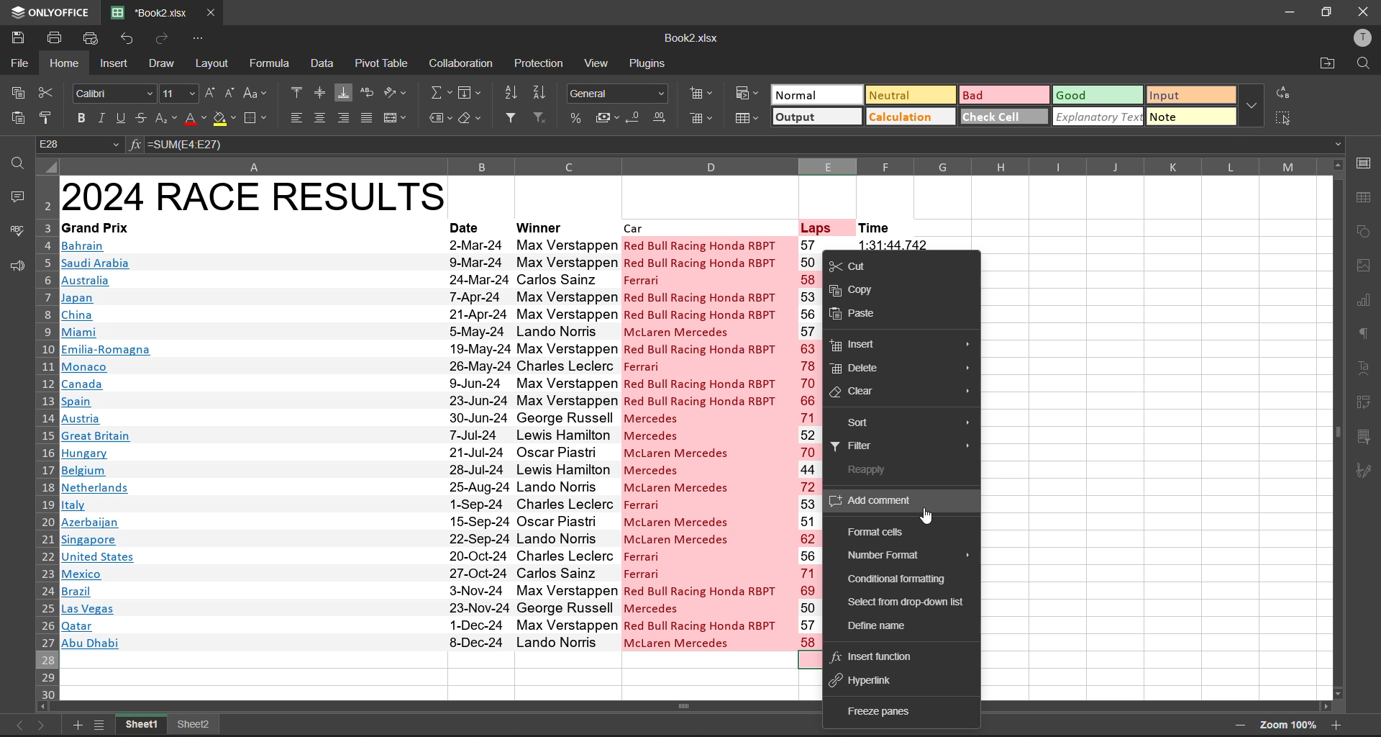 The width and height of the screenshot is (1381, 737). What do you see at coordinates (396, 94) in the screenshot?
I see `orientation` at bounding box center [396, 94].